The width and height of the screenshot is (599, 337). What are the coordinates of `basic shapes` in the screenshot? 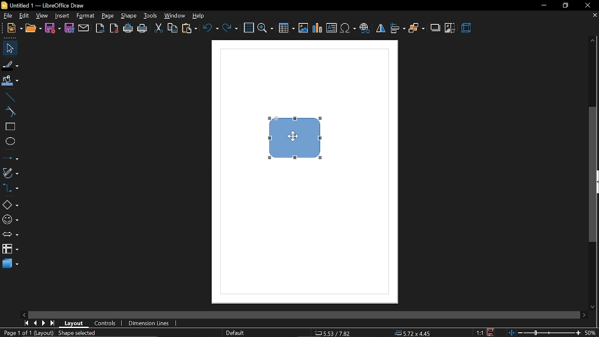 It's located at (10, 204).